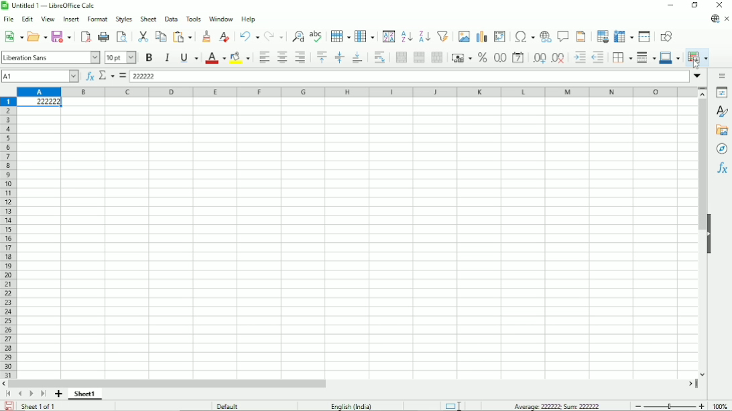  Describe the element at coordinates (666, 35) in the screenshot. I see `Show draw functions` at that location.